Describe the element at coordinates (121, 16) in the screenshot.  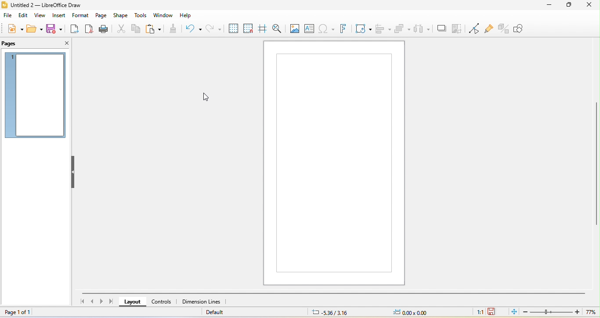
I see `shape` at that location.